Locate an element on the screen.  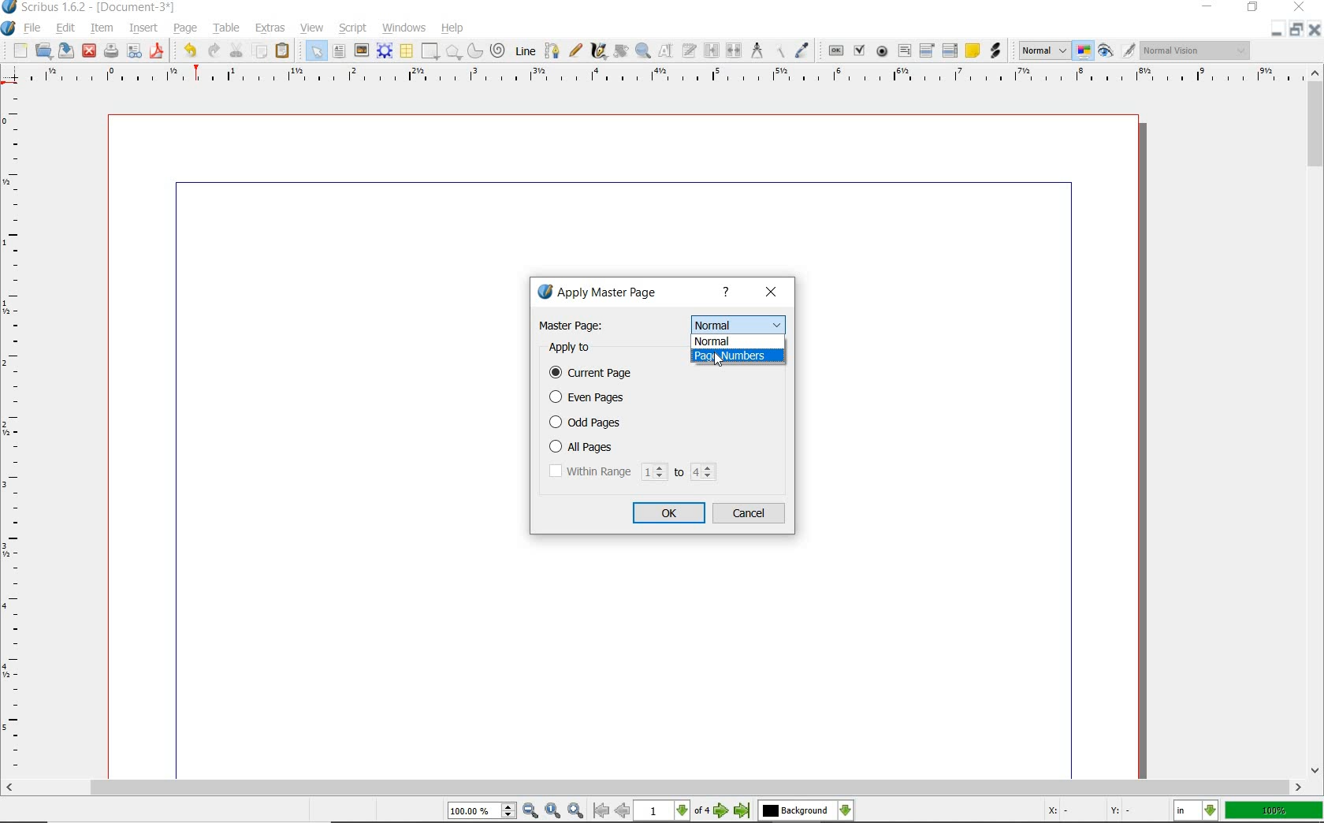
Zoom 100.00% is located at coordinates (482, 810).